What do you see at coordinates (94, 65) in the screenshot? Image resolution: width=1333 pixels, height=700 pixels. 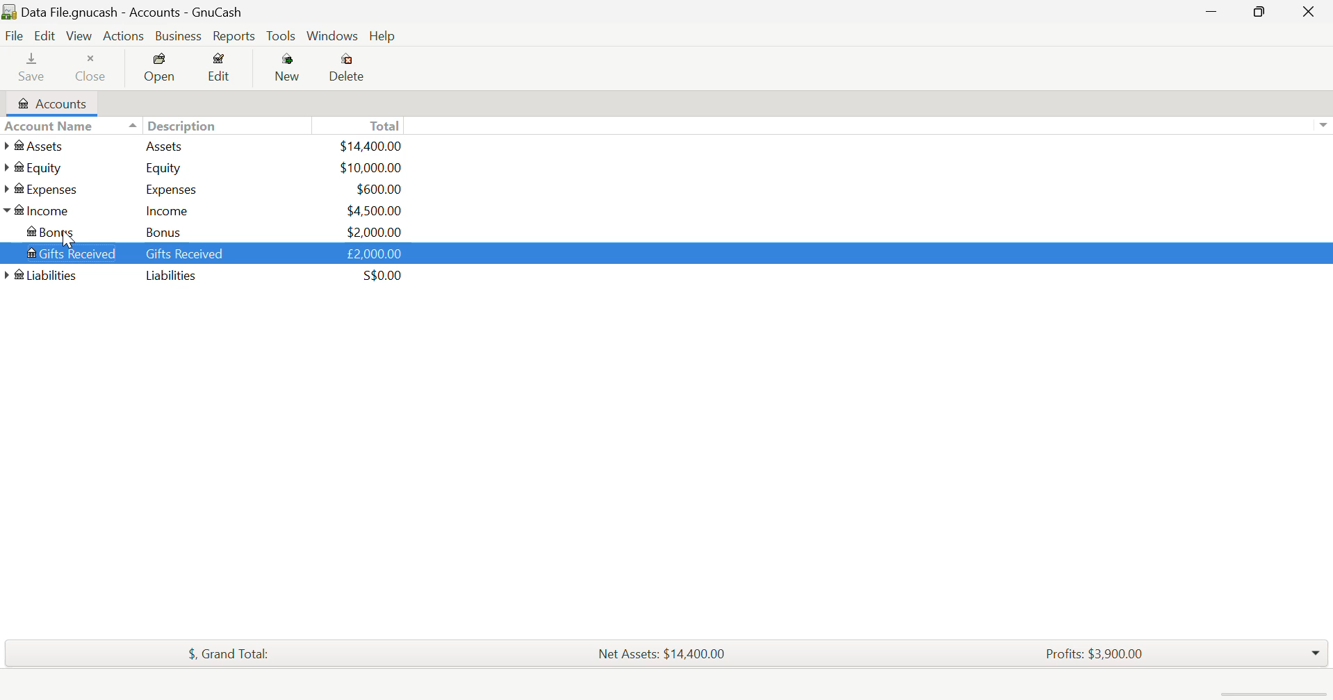 I see `Close` at bounding box center [94, 65].